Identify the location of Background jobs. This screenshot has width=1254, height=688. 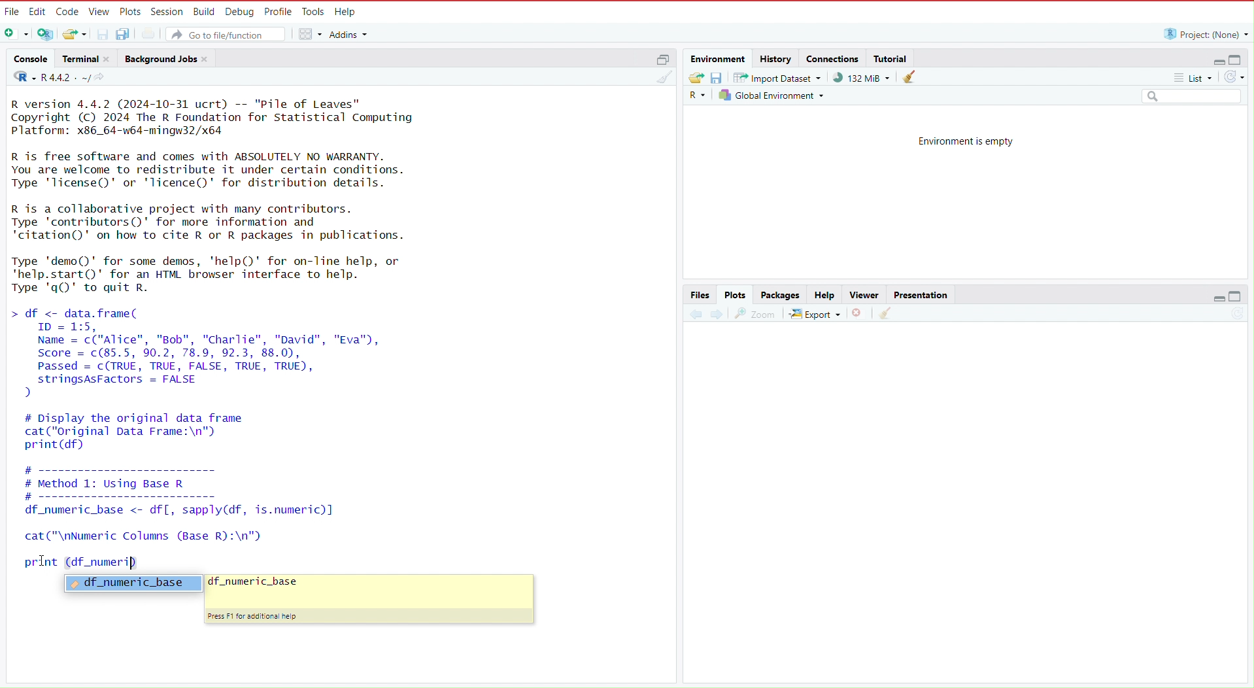
(160, 57).